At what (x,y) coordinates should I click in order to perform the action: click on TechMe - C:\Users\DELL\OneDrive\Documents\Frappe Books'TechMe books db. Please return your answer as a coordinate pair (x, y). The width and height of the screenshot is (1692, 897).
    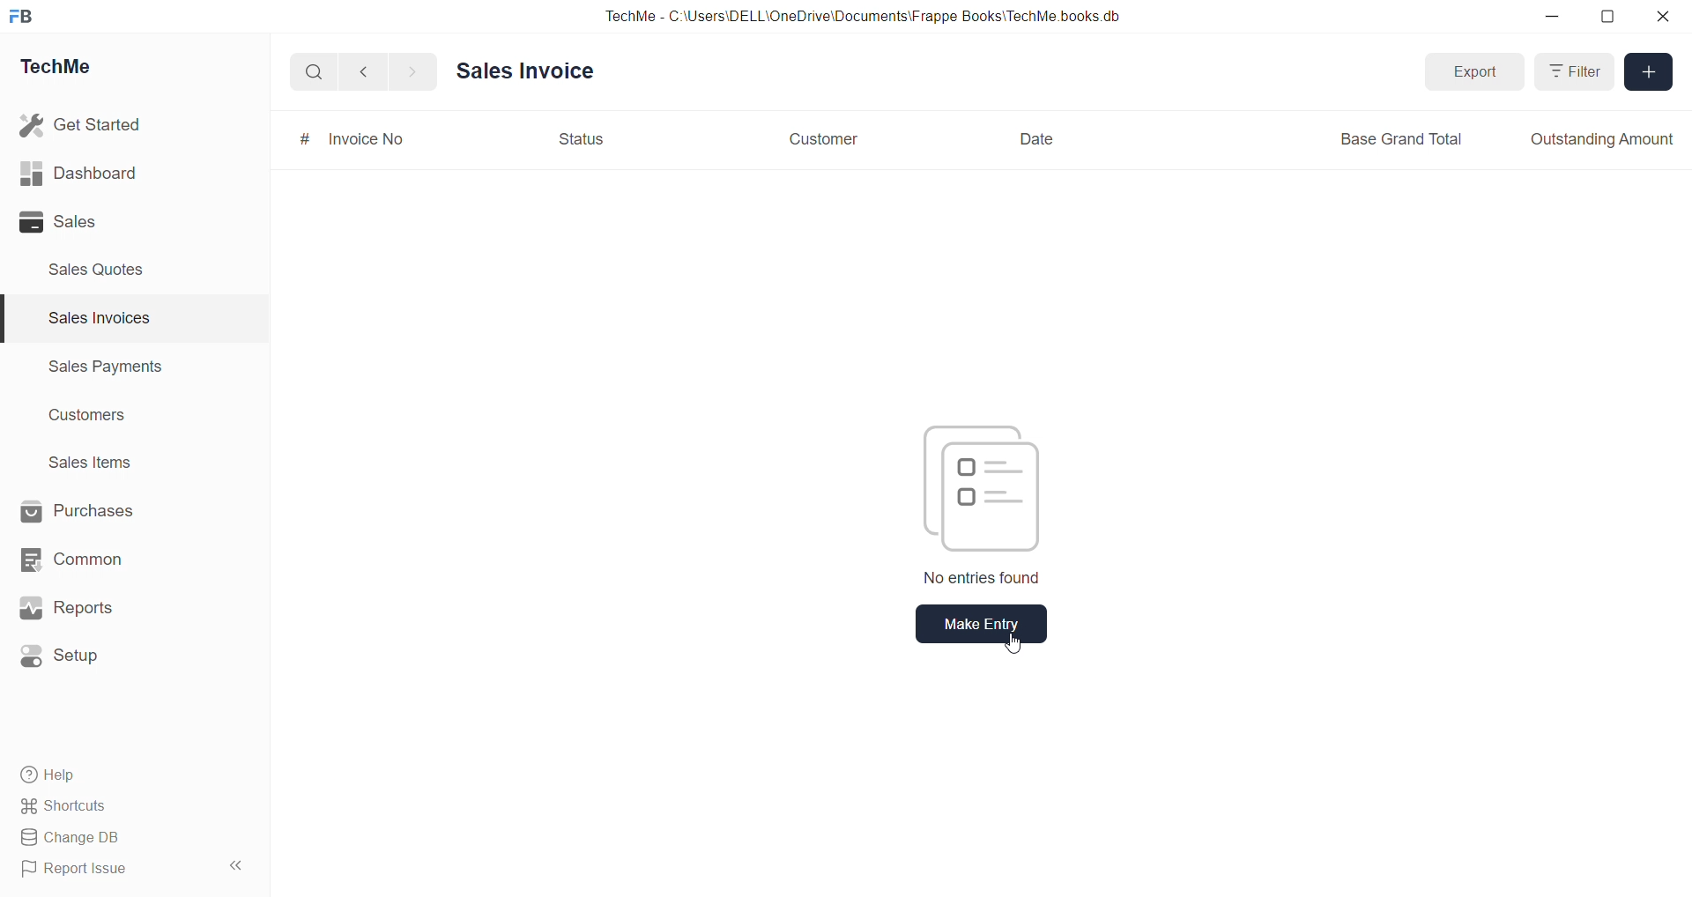
    Looking at the image, I should click on (867, 16).